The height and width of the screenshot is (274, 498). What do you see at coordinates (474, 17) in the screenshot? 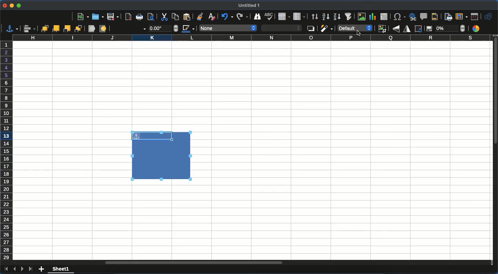
I see `split window` at bounding box center [474, 17].